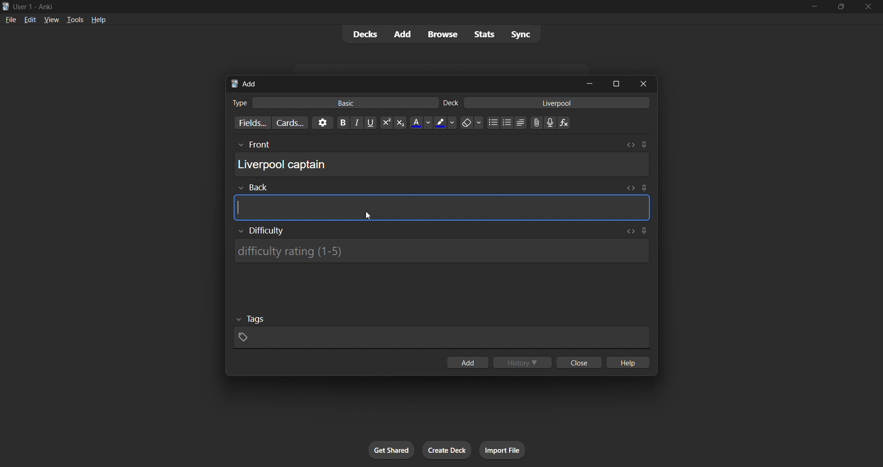 The height and width of the screenshot is (467, 883). Describe the element at coordinates (253, 145) in the screenshot. I see `` at that location.